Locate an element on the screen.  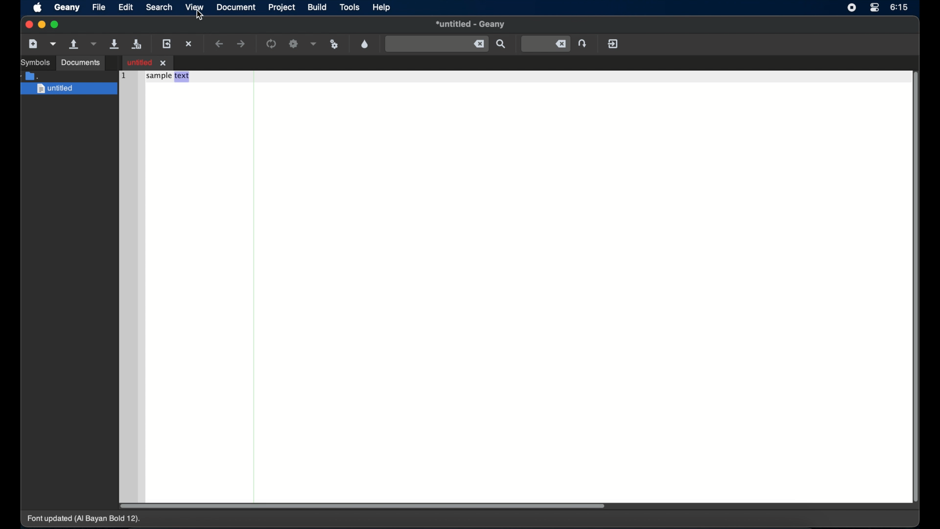
save the current file is located at coordinates (114, 44).